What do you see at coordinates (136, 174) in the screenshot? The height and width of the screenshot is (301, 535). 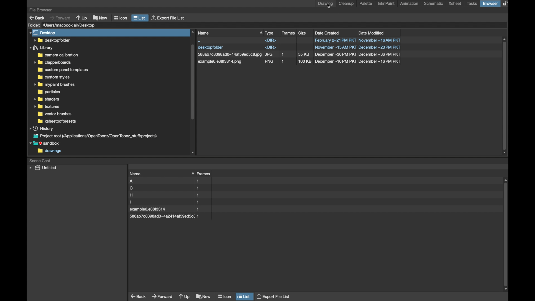 I see `name` at bounding box center [136, 174].